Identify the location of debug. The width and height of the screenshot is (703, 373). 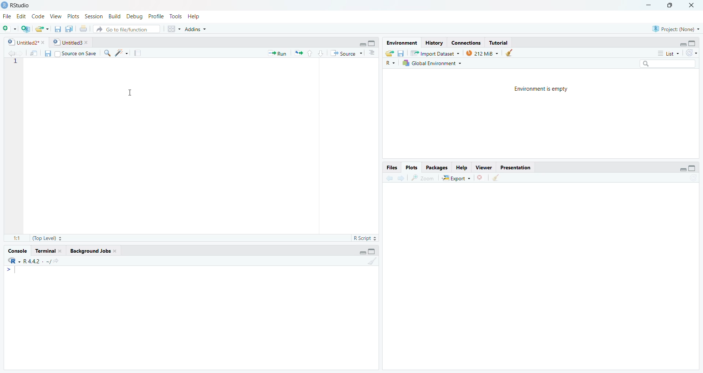
(134, 16).